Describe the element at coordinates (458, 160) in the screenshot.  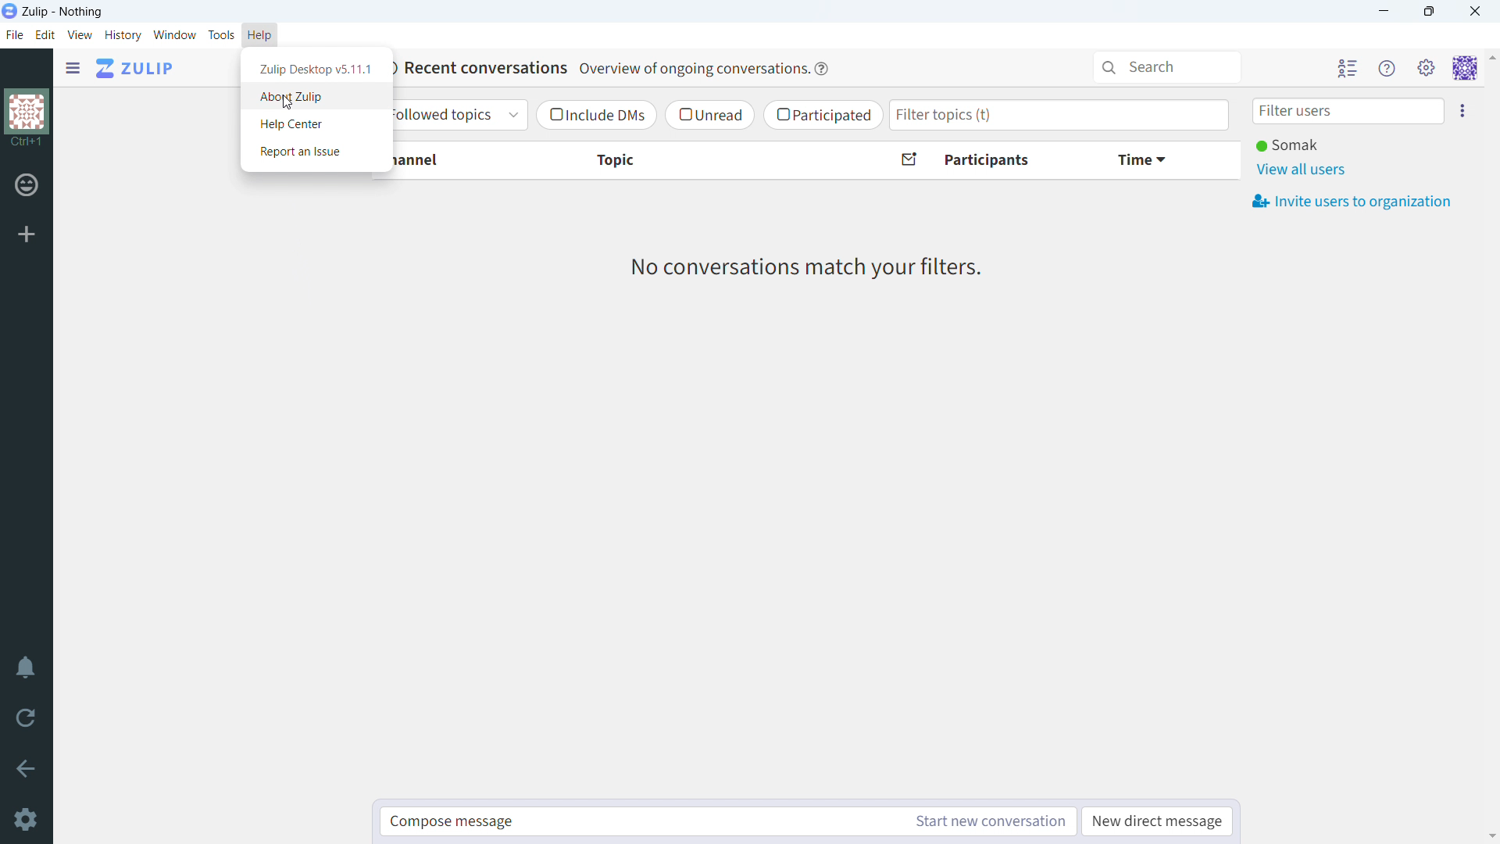
I see `channel` at that location.